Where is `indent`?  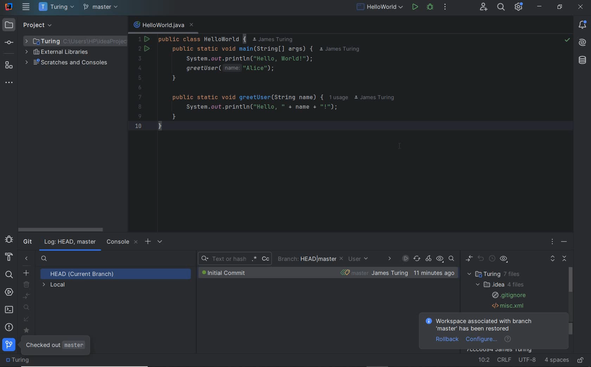 indent is located at coordinates (557, 360).